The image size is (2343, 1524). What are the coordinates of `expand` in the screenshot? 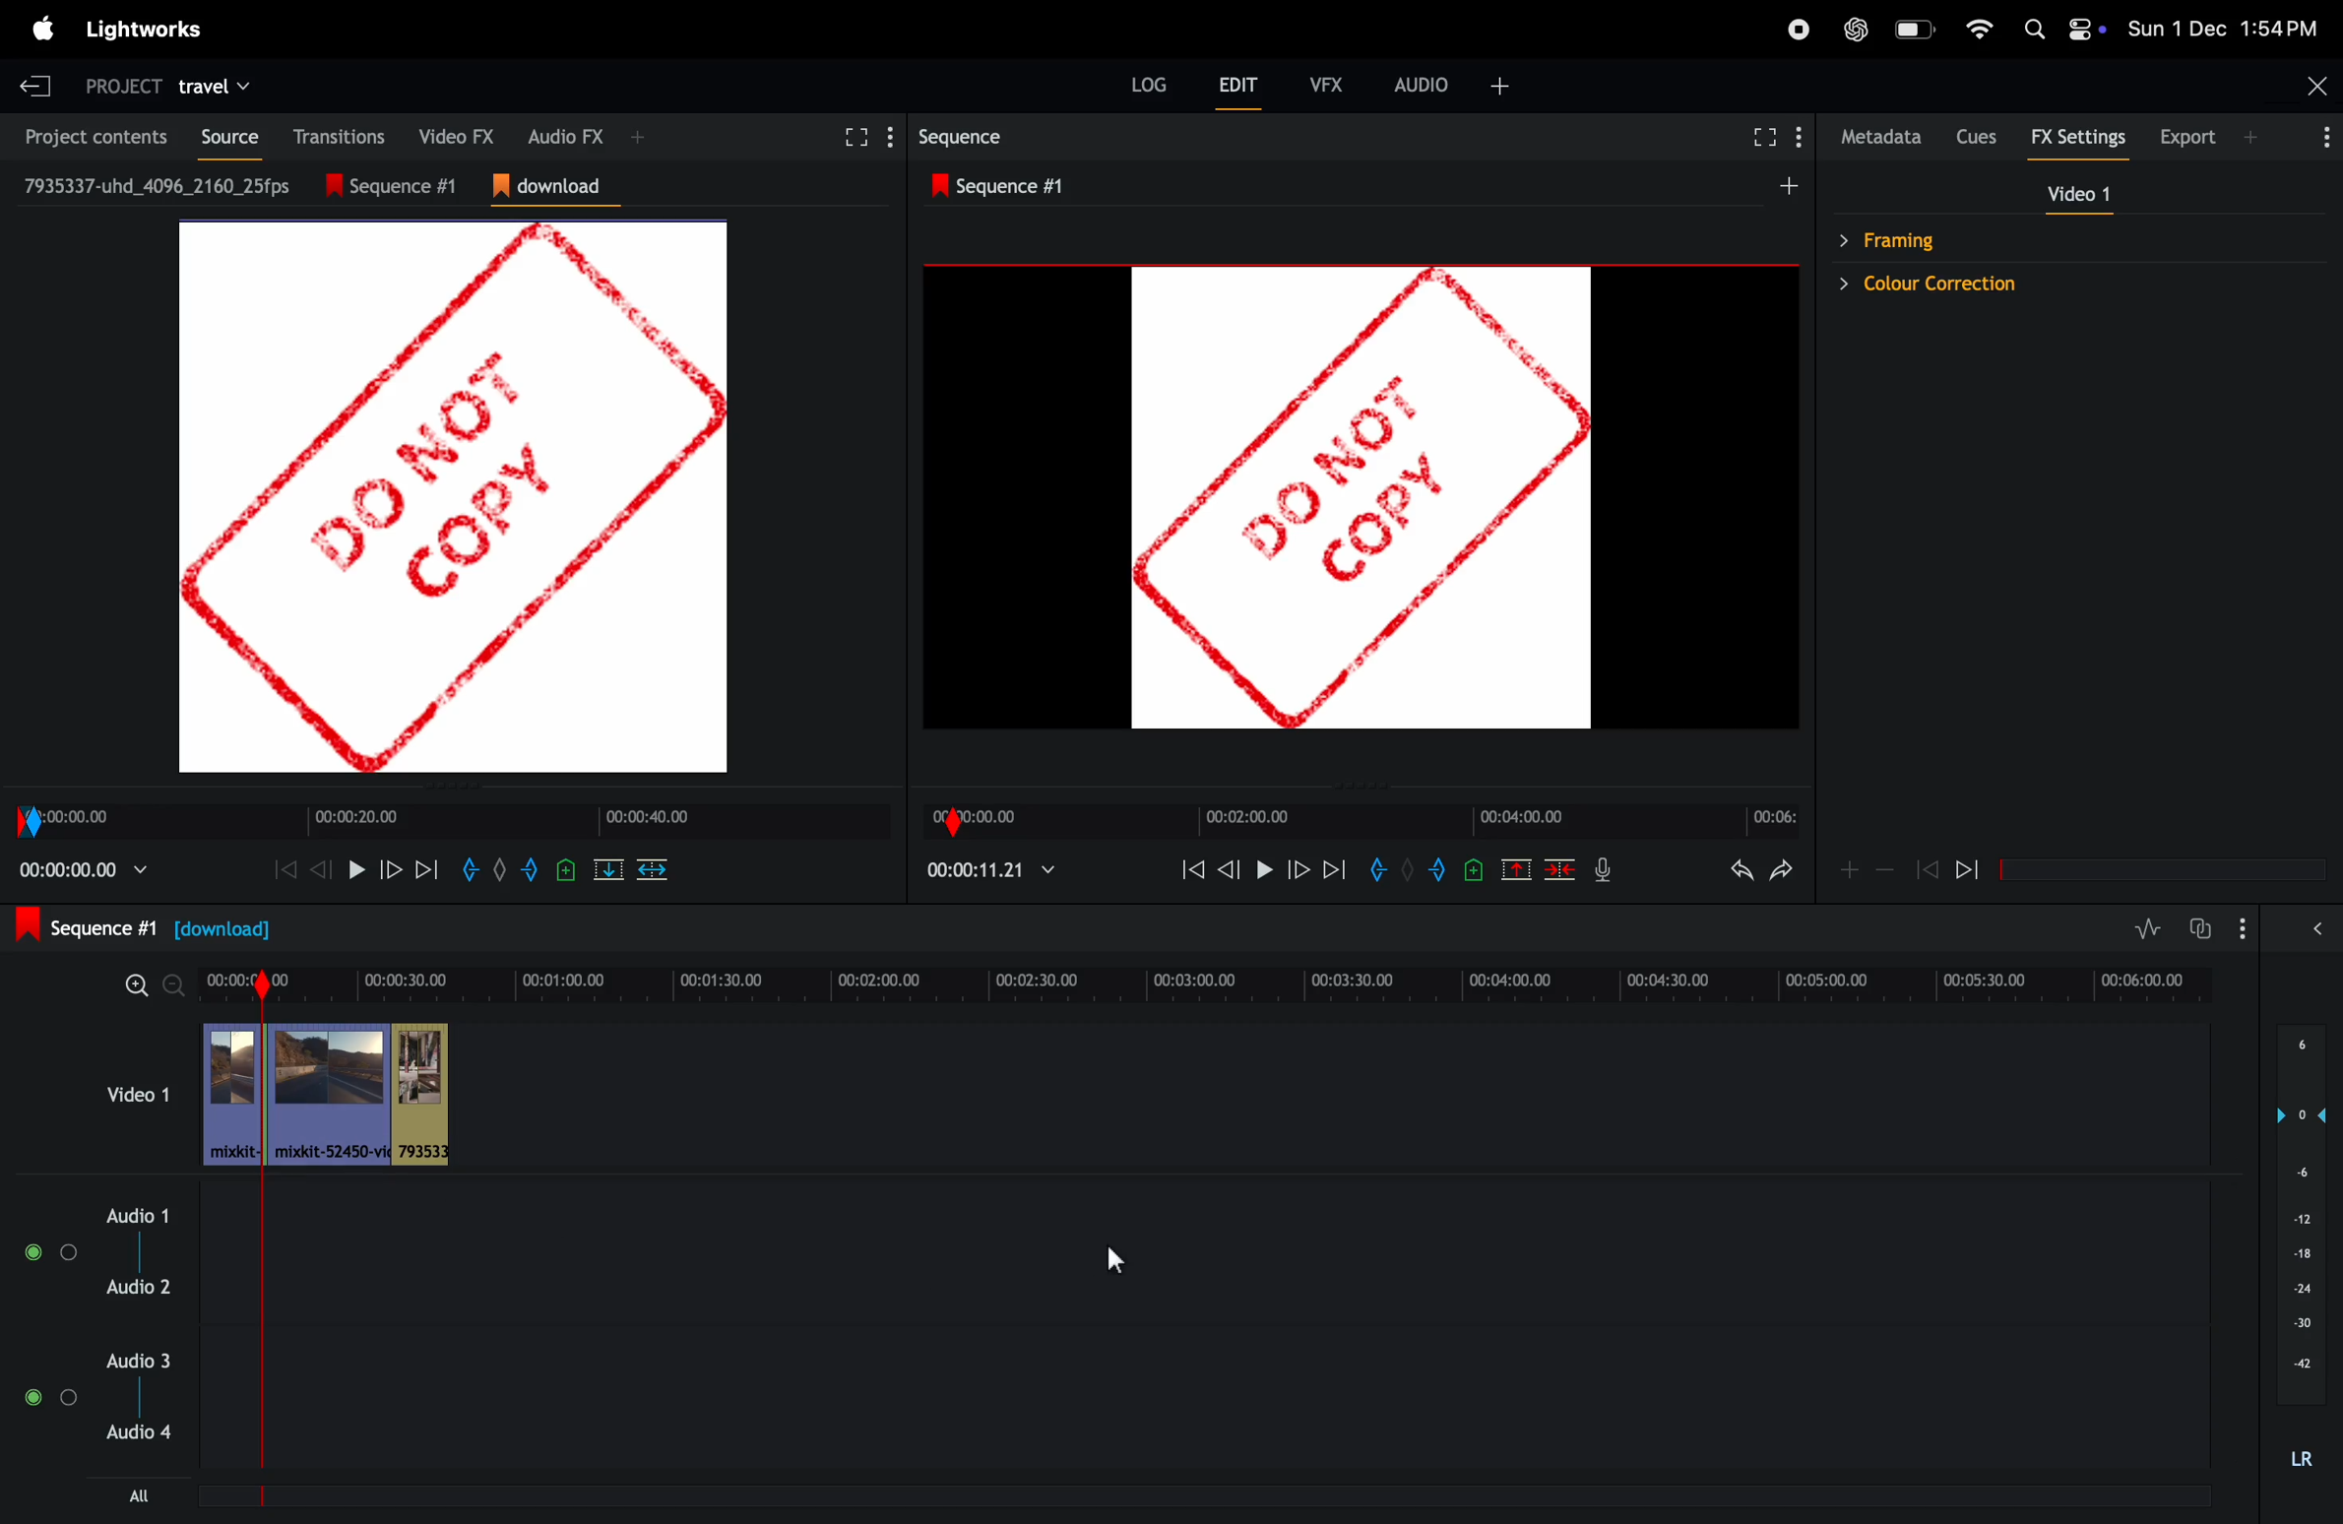 It's located at (2317, 927).